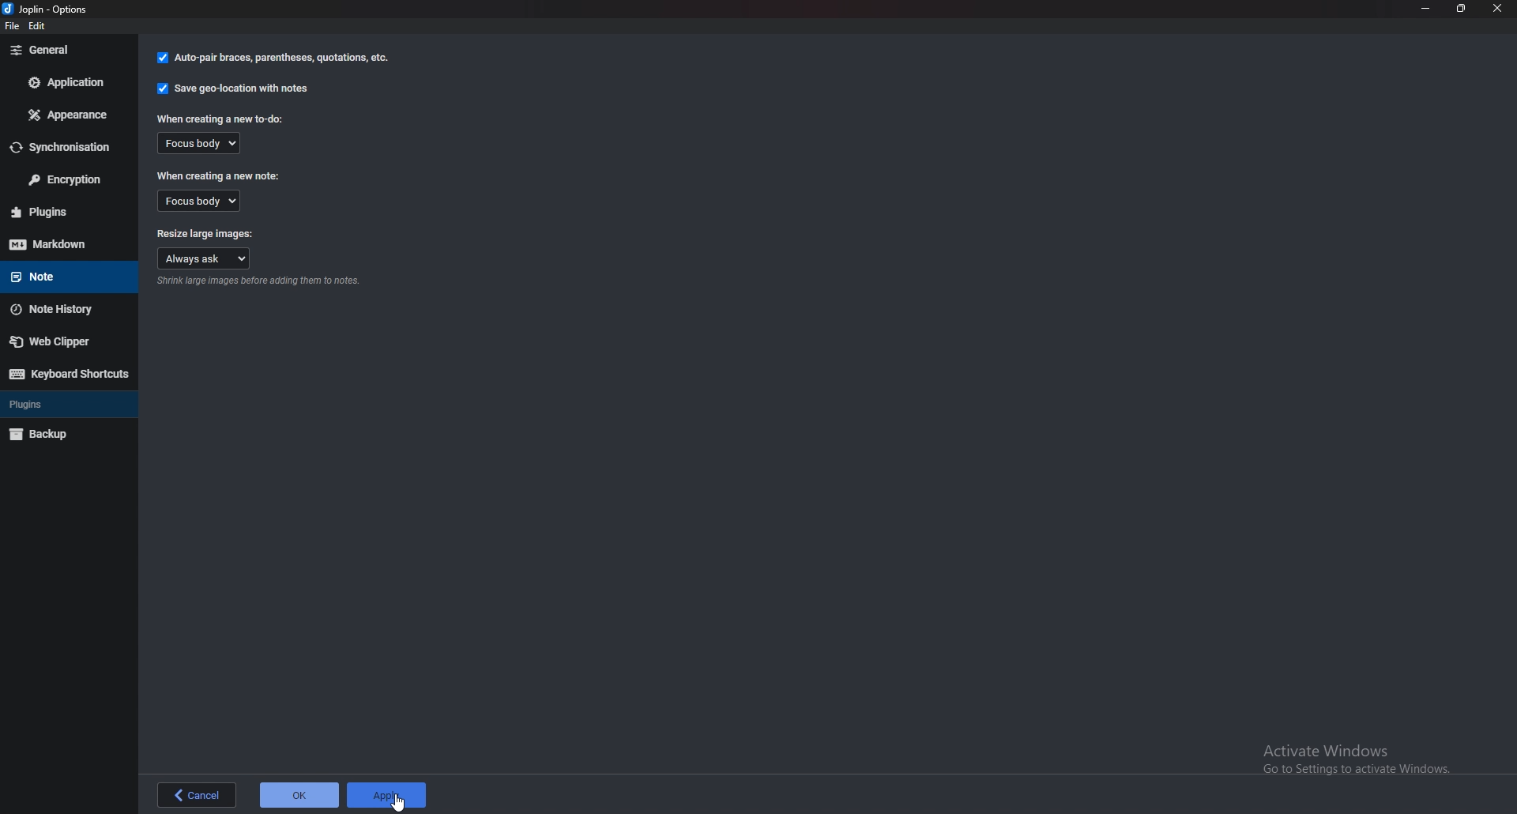 The width and height of the screenshot is (1517, 814). What do you see at coordinates (70, 373) in the screenshot?
I see `Keyboard shortcuts` at bounding box center [70, 373].